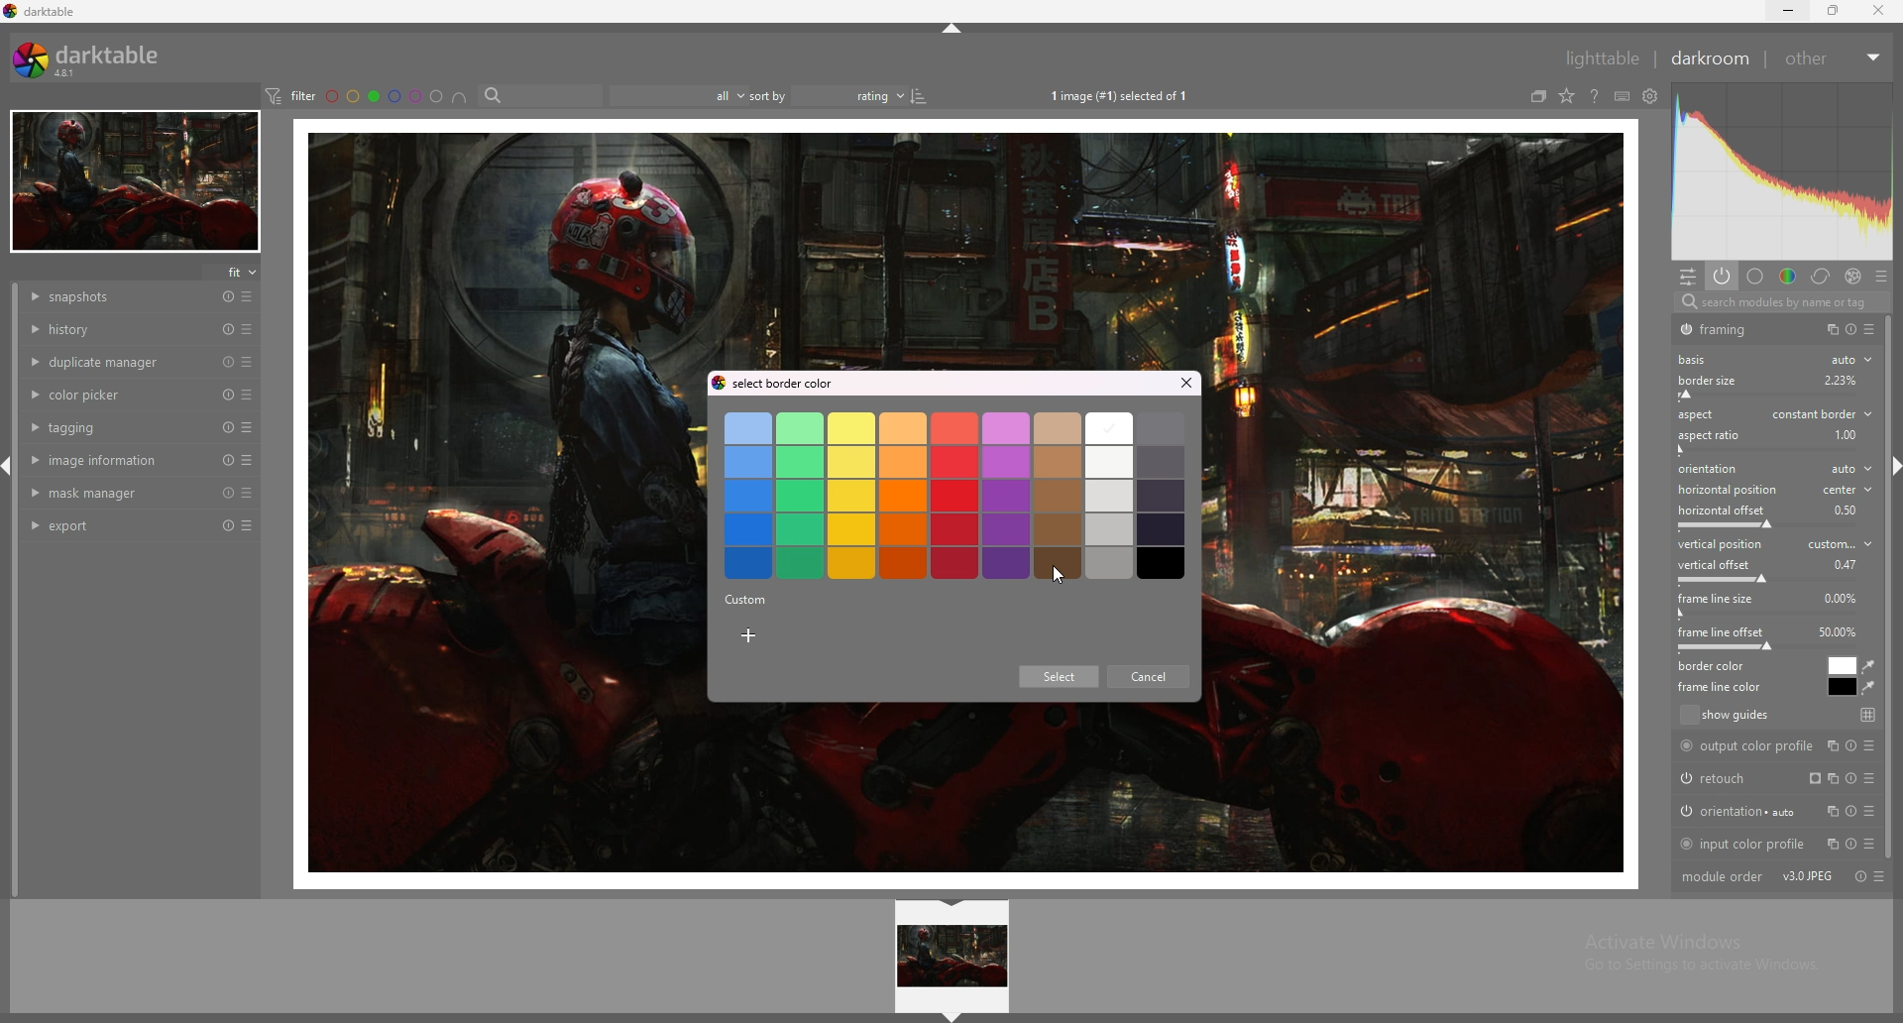 The image size is (1903, 1023). I want to click on percentage, so click(1837, 632).